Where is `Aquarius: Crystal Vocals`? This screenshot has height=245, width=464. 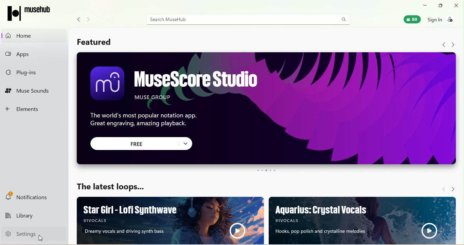
Aquarius: Crystal Vocals is located at coordinates (296, 210).